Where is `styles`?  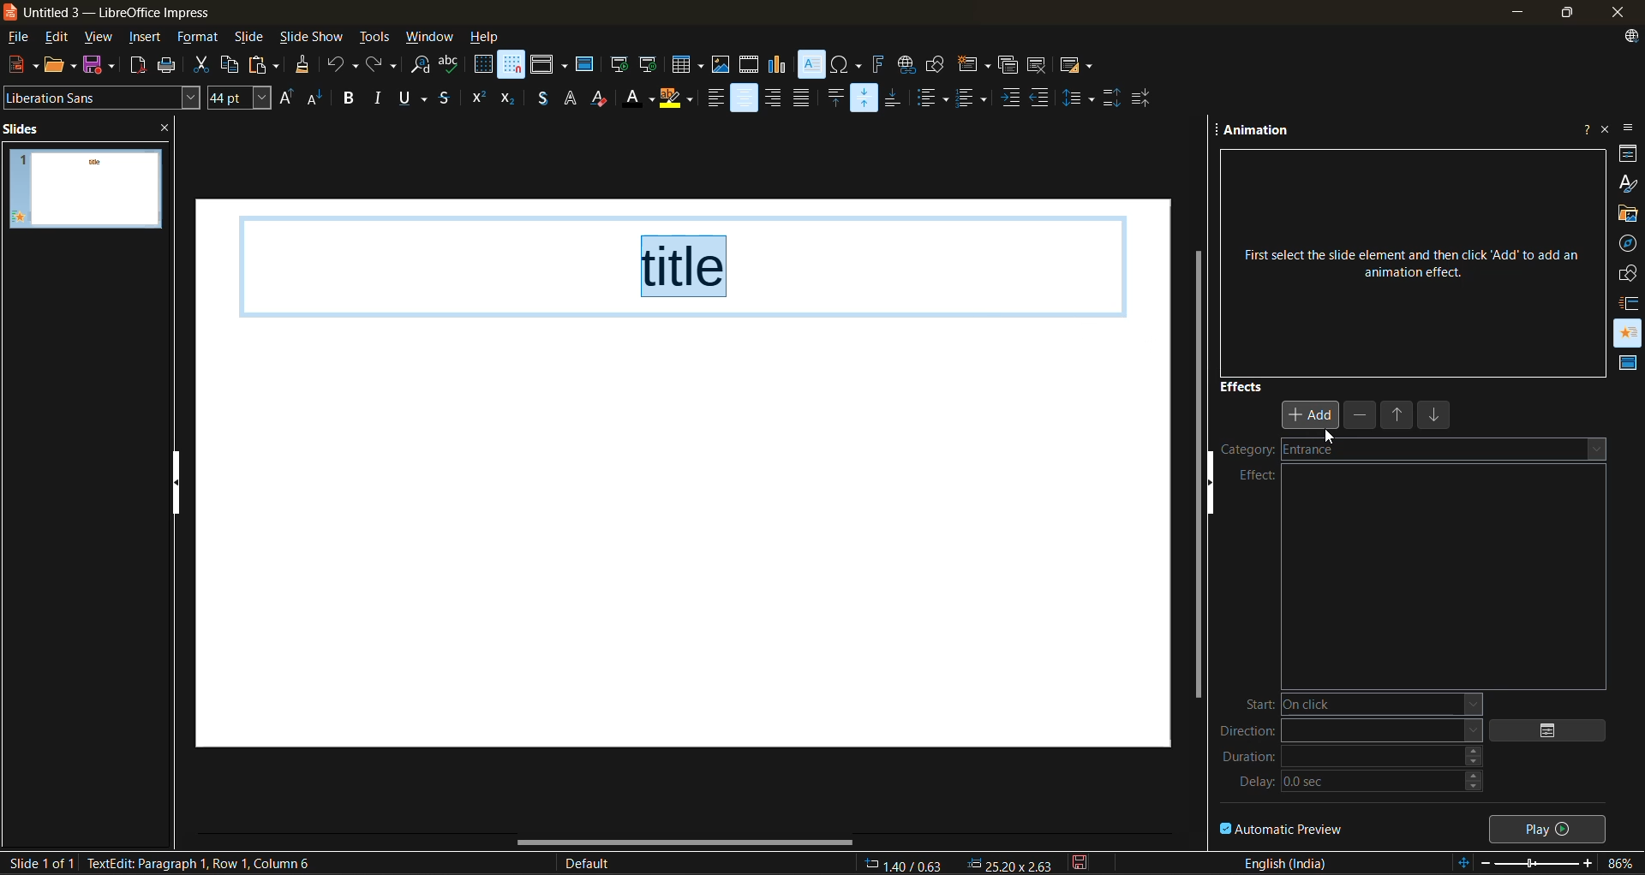 styles is located at coordinates (1629, 182).